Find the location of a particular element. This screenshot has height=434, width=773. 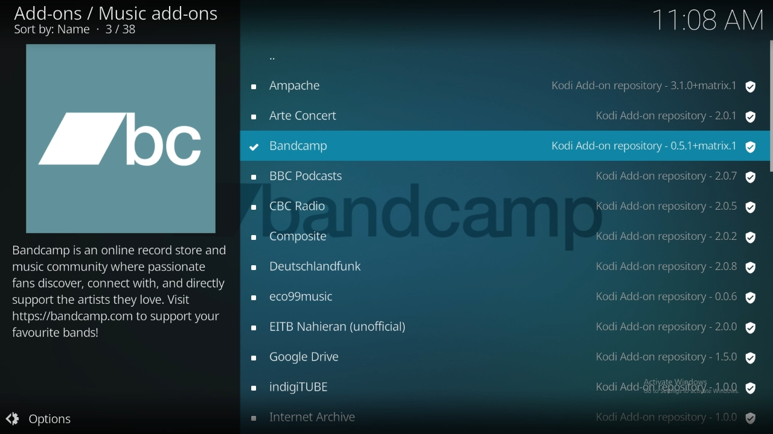

add on is located at coordinates (502, 388).